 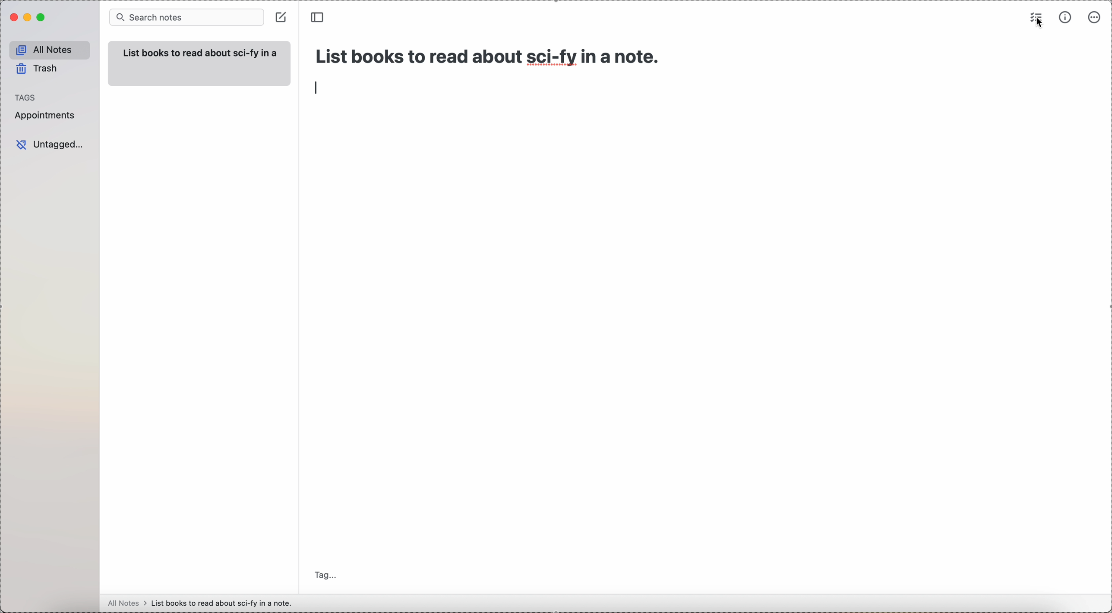 What do you see at coordinates (490, 54) in the screenshot?
I see `title: List books to read about sci-fy in a note.` at bounding box center [490, 54].